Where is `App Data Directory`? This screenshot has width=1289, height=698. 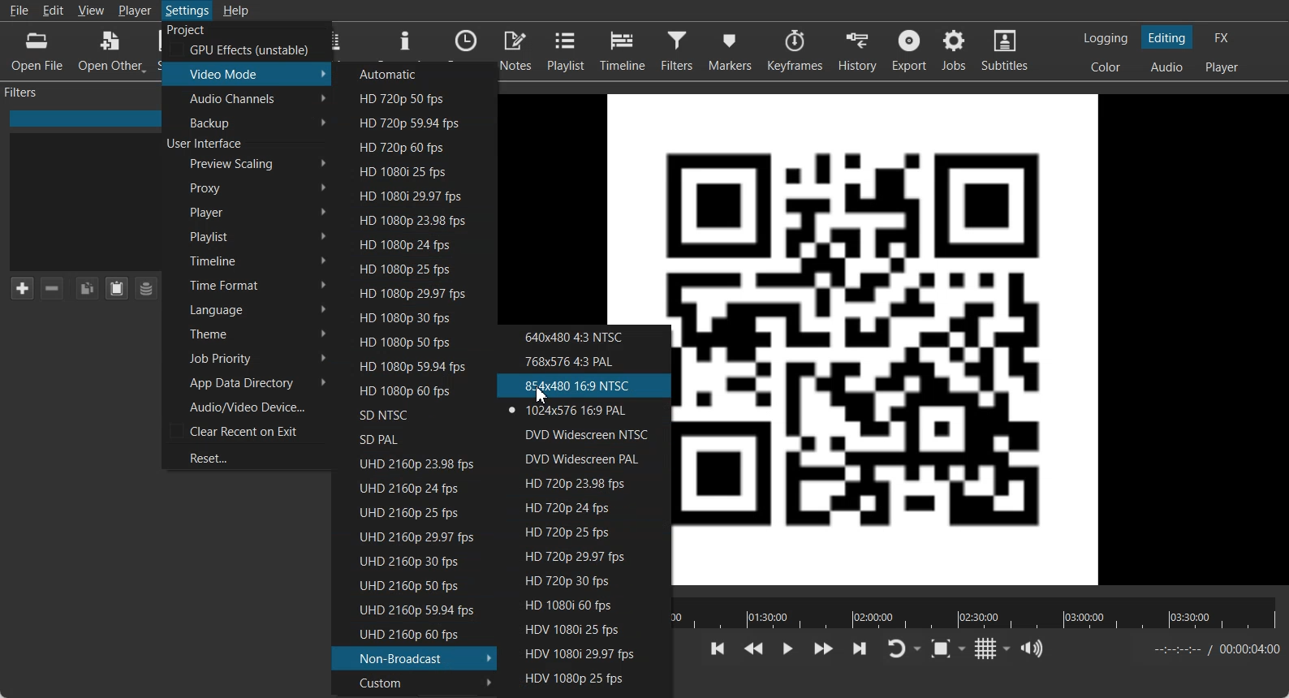
App Data Directory is located at coordinates (246, 382).